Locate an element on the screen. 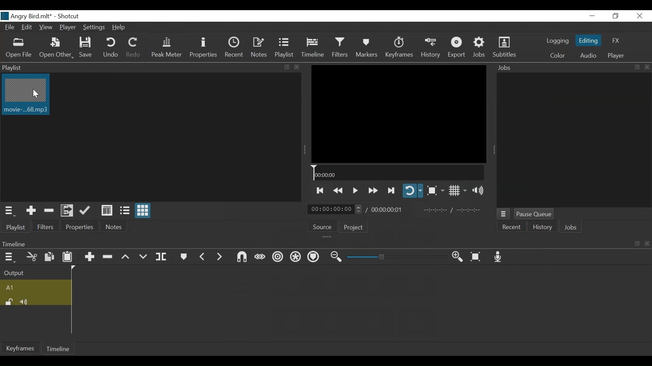  Jobs is located at coordinates (572, 228).